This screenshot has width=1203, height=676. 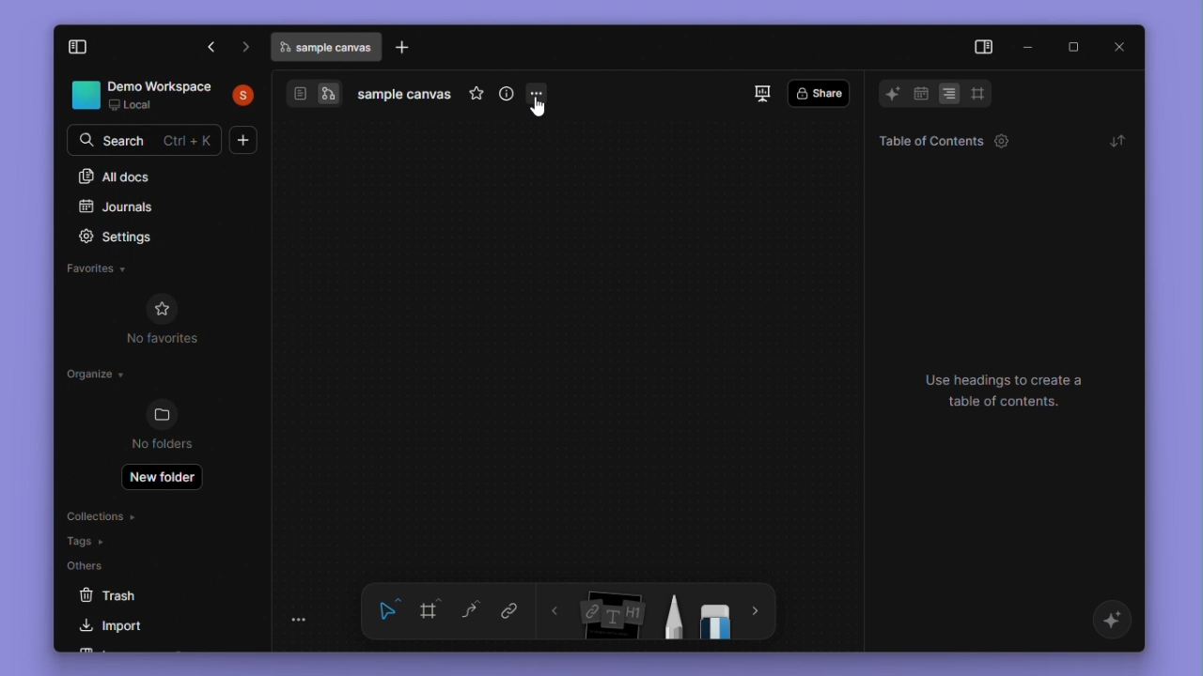 What do you see at coordinates (388, 613) in the screenshot?
I see `select tool` at bounding box center [388, 613].